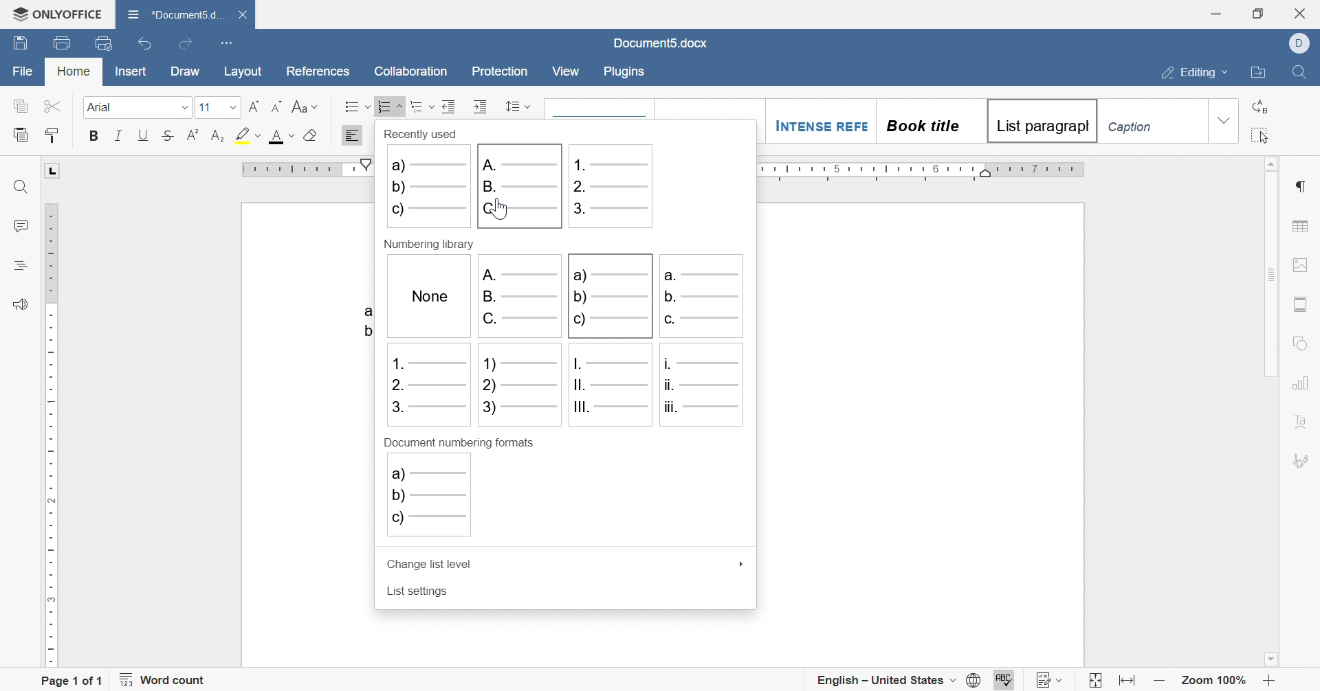  I want to click on page 1 of 1, so click(73, 681).